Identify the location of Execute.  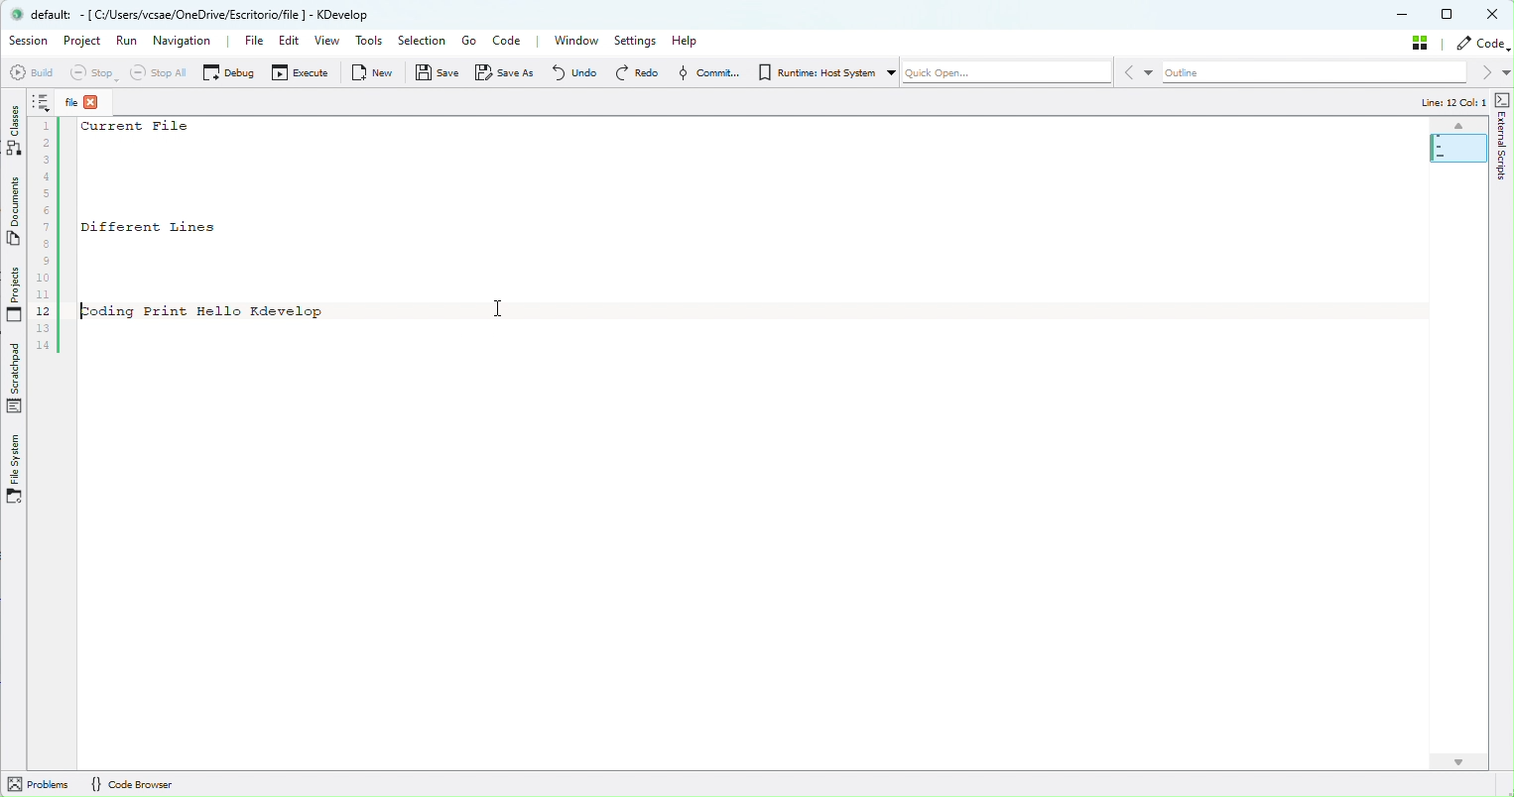
(300, 74).